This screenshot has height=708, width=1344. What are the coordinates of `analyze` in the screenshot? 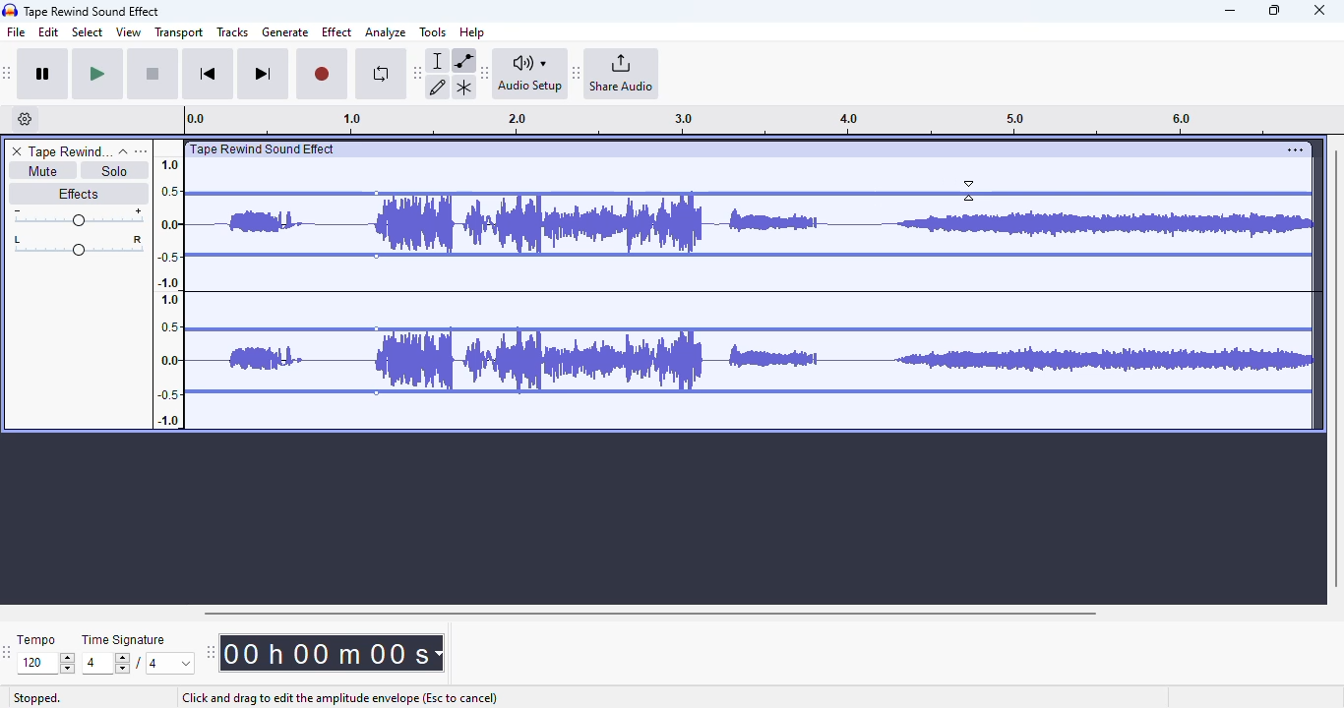 It's located at (386, 32).